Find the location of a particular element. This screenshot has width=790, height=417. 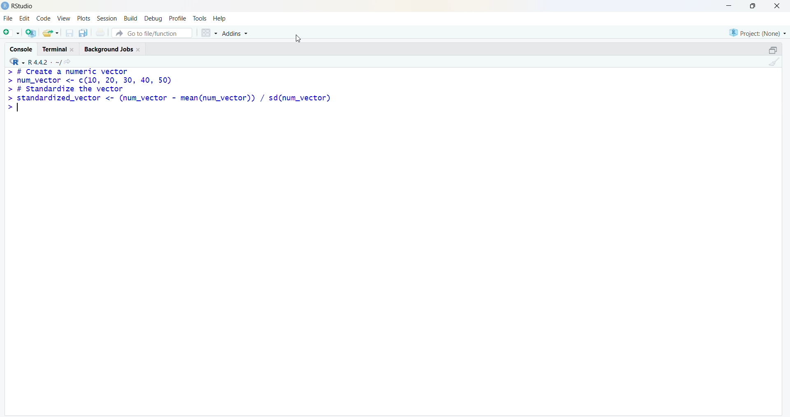

addins is located at coordinates (235, 34).